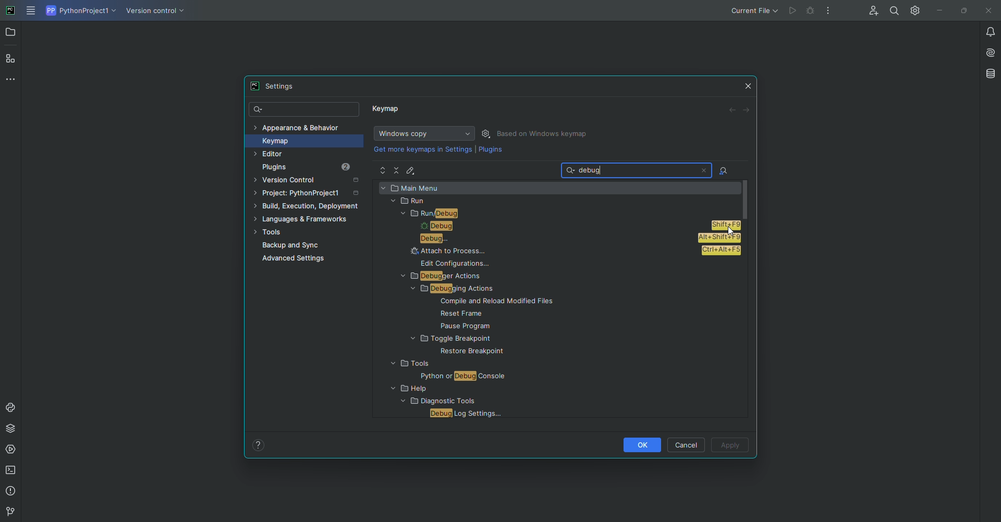  I want to click on version Control, so click(9, 512).